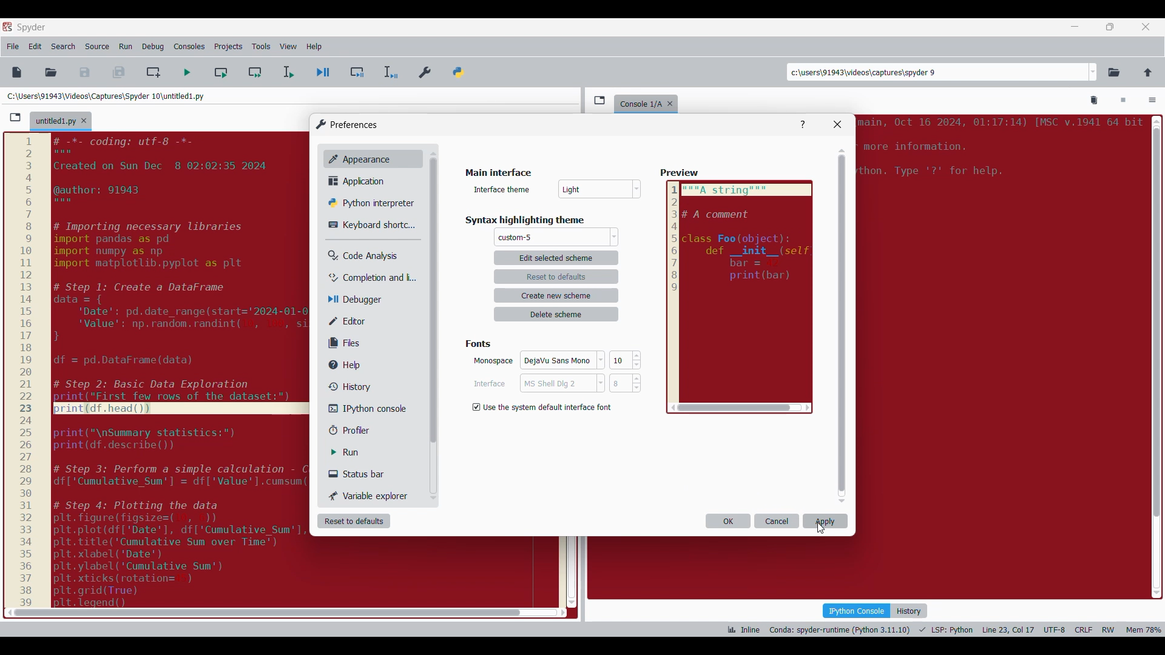 The width and height of the screenshot is (1165, 655). Describe the element at coordinates (432, 304) in the screenshot. I see `` at that location.